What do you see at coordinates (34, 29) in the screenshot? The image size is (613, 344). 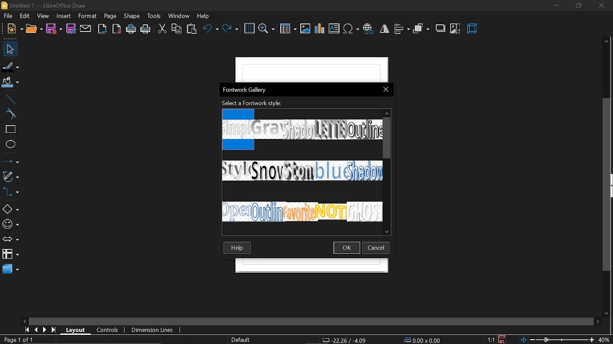 I see `open` at bounding box center [34, 29].